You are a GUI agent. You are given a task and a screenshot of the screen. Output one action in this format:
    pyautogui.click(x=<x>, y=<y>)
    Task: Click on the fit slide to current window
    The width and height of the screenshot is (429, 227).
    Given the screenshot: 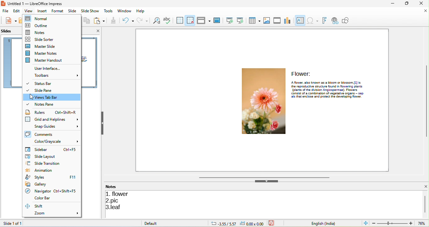 What is the action you would take?
    pyautogui.click(x=365, y=223)
    